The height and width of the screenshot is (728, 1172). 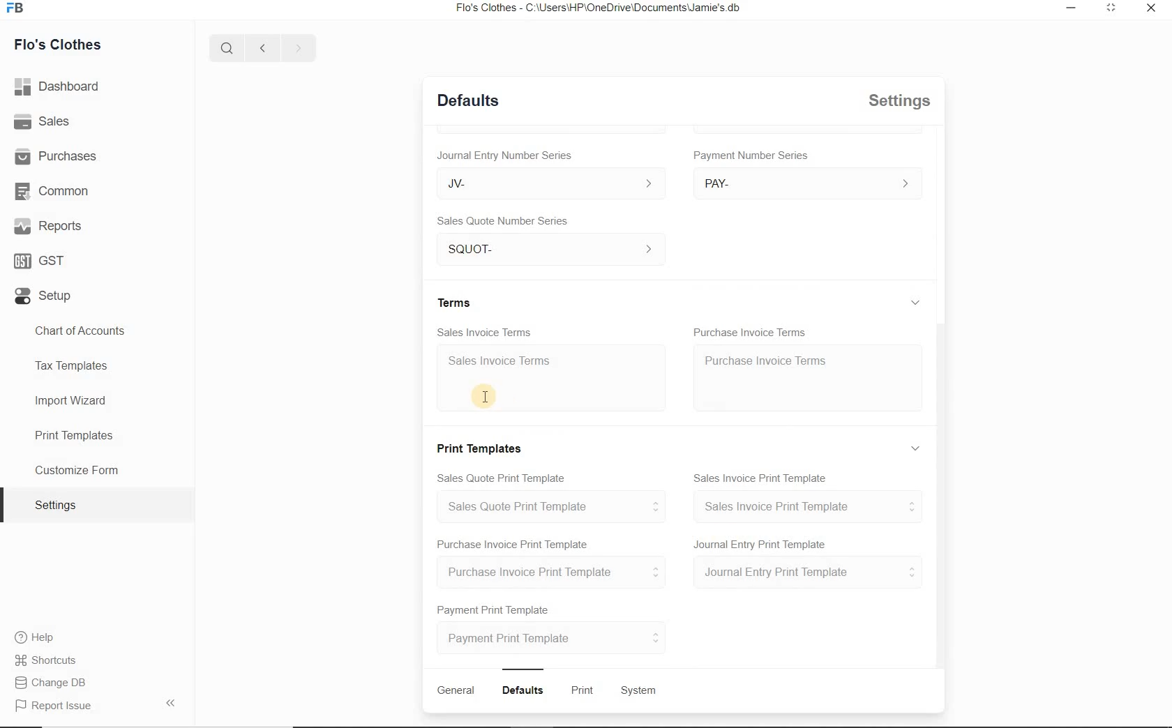 I want to click on Text Cursor, so click(x=482, y=394).